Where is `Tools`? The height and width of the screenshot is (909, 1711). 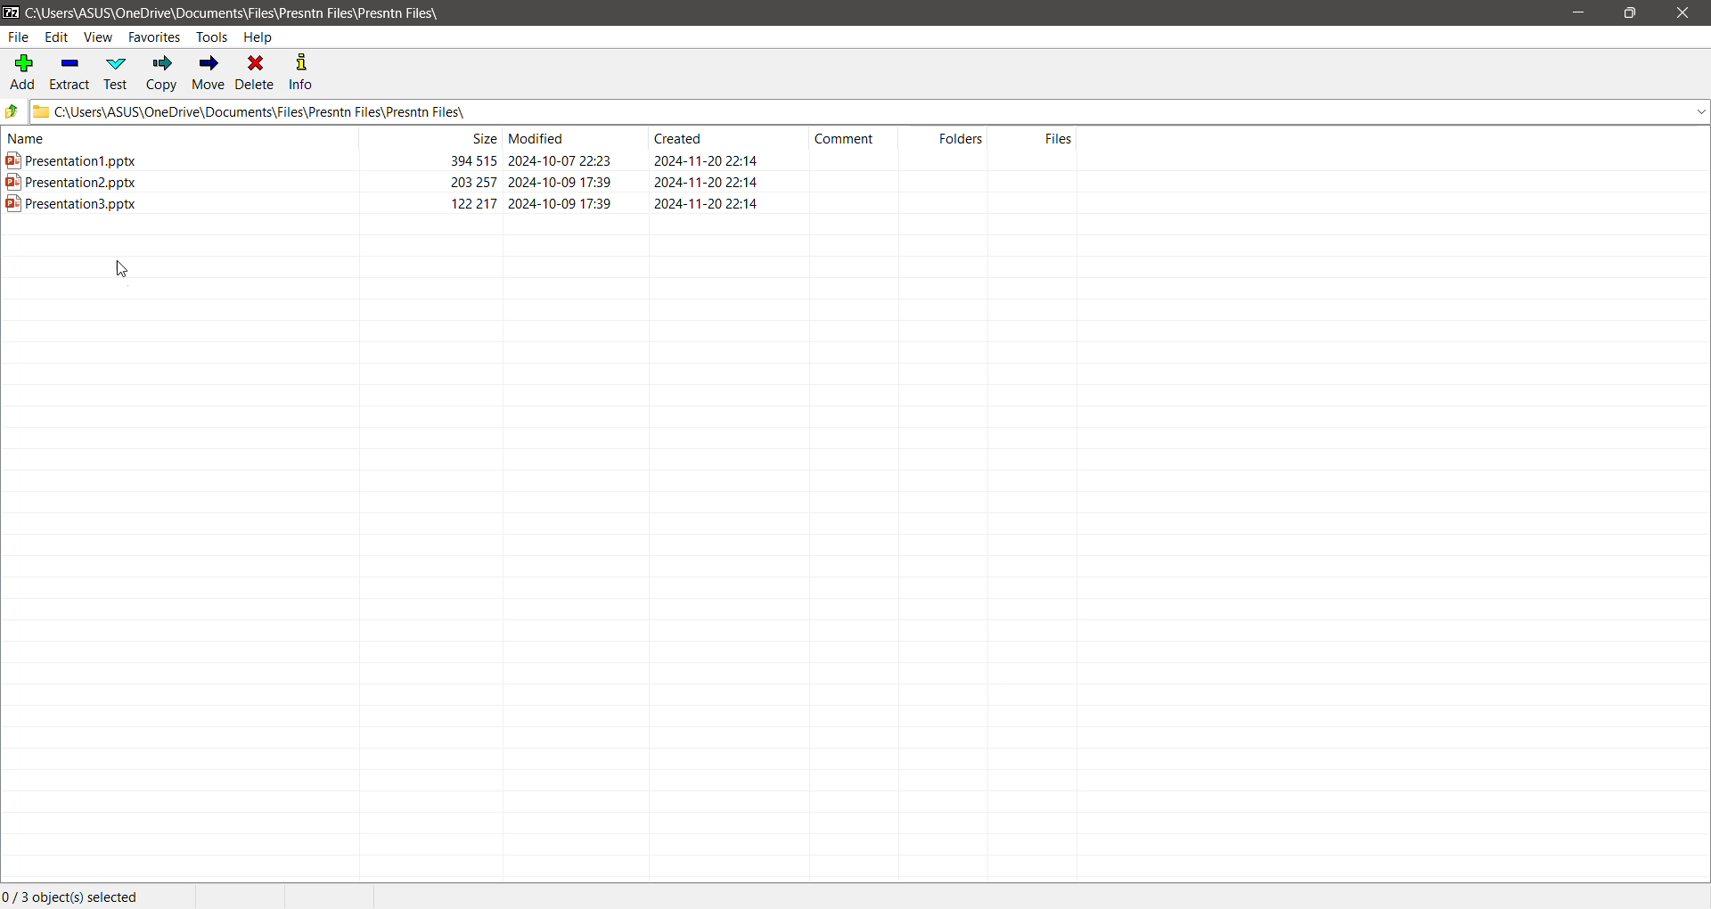 Tools is located at coordinates (211, 37).